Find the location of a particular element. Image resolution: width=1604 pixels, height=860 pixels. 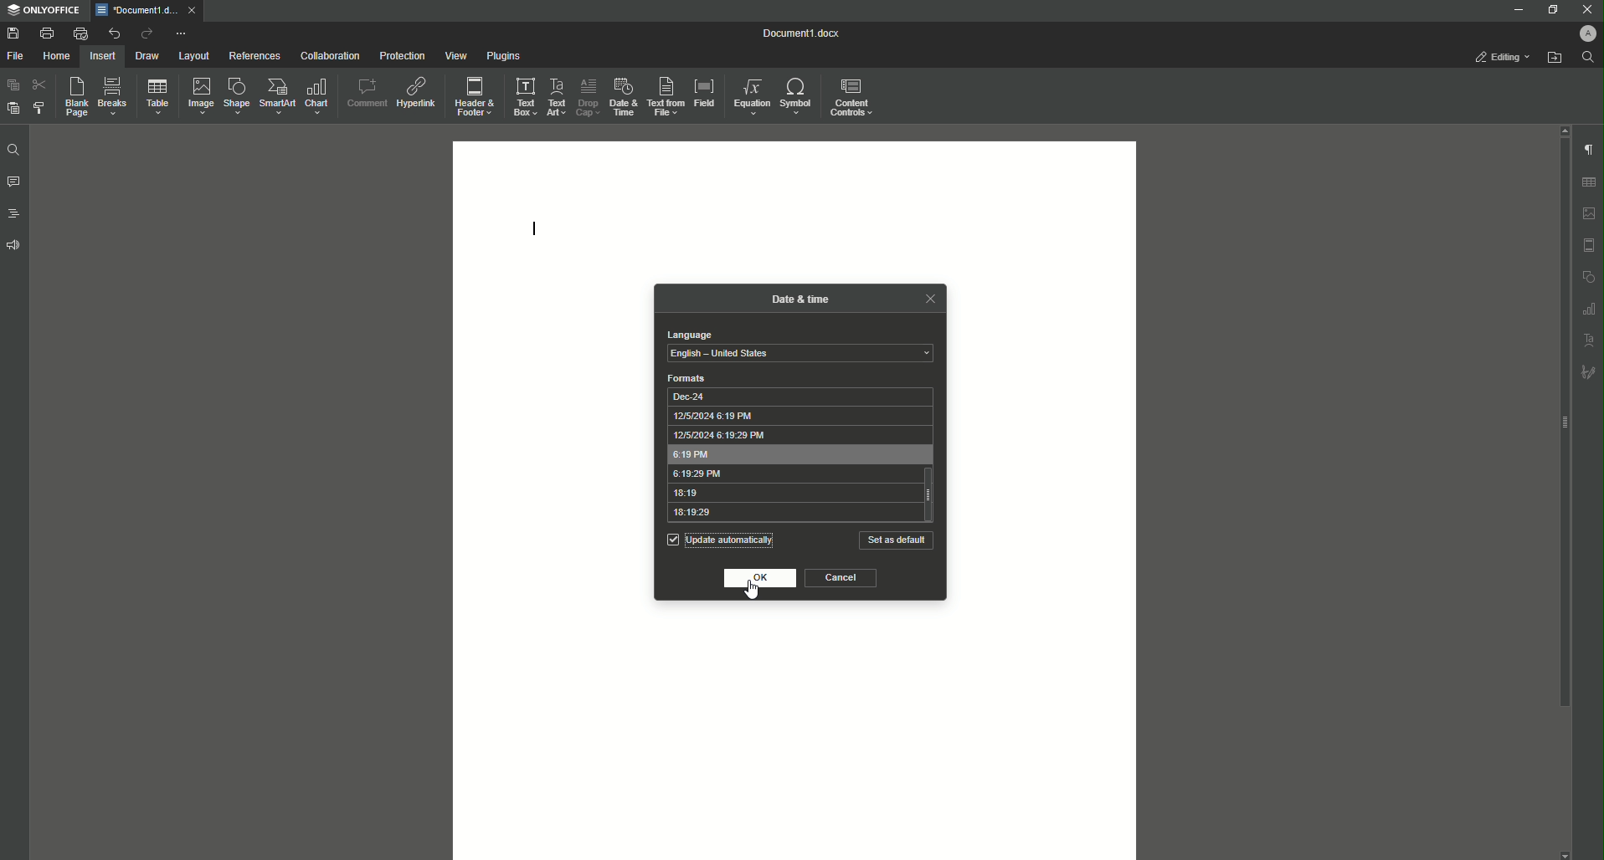

Cursor is located at coordinates (753, 591).